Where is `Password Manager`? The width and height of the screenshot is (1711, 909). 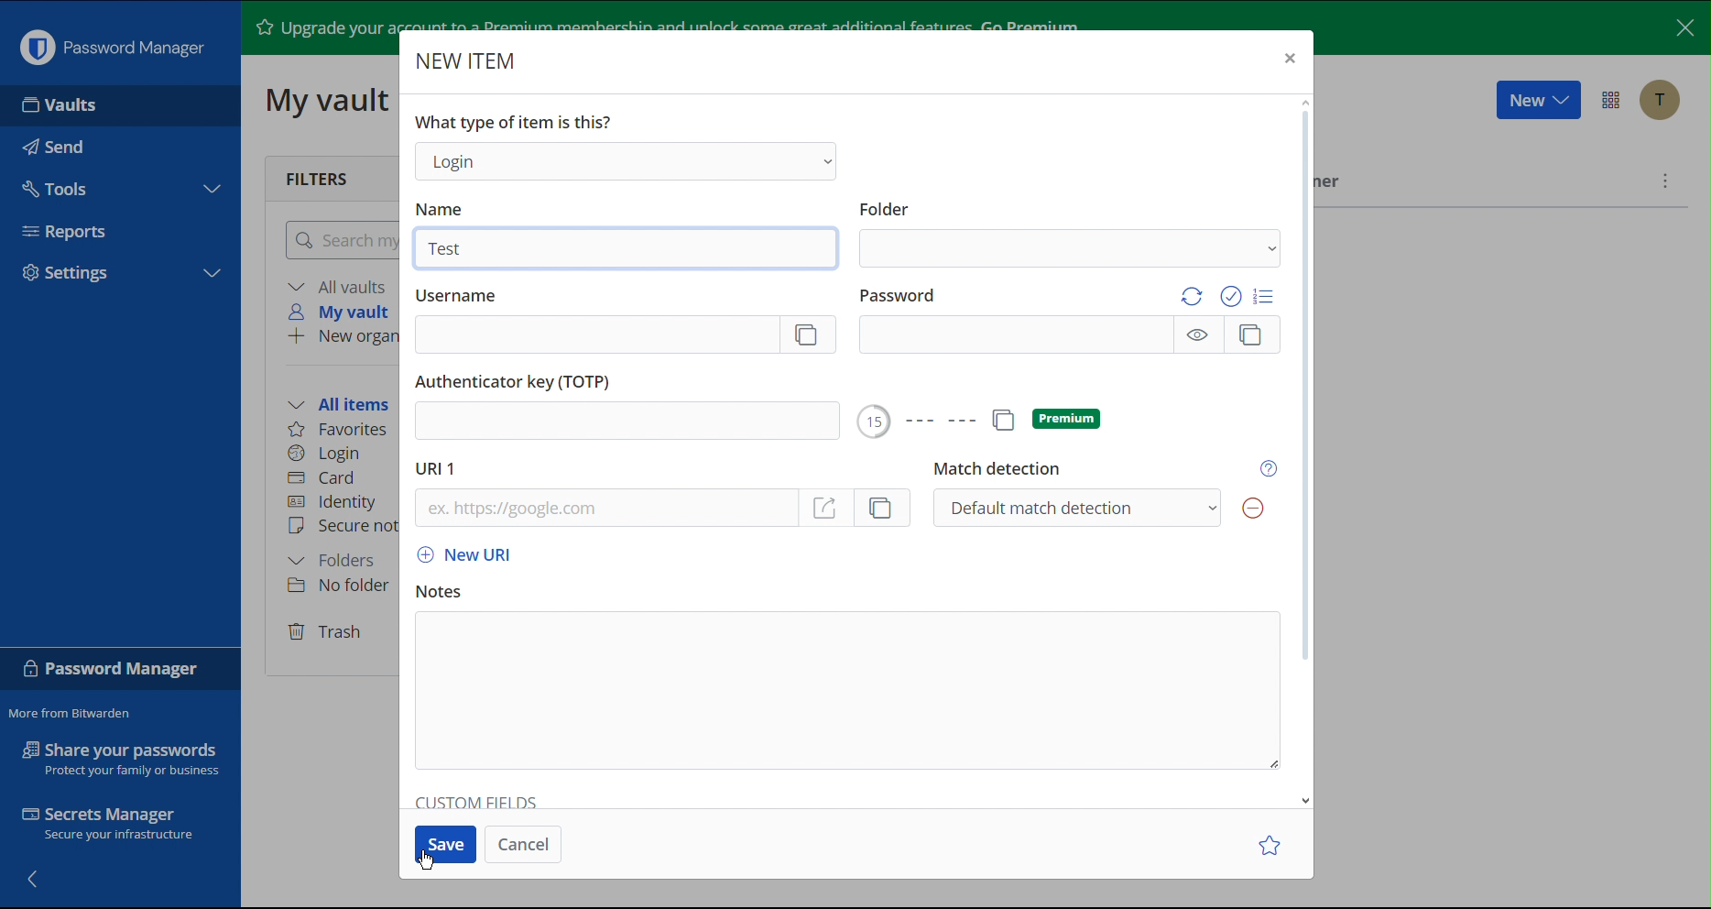 Password Manager is located at coordinates (117, 671).